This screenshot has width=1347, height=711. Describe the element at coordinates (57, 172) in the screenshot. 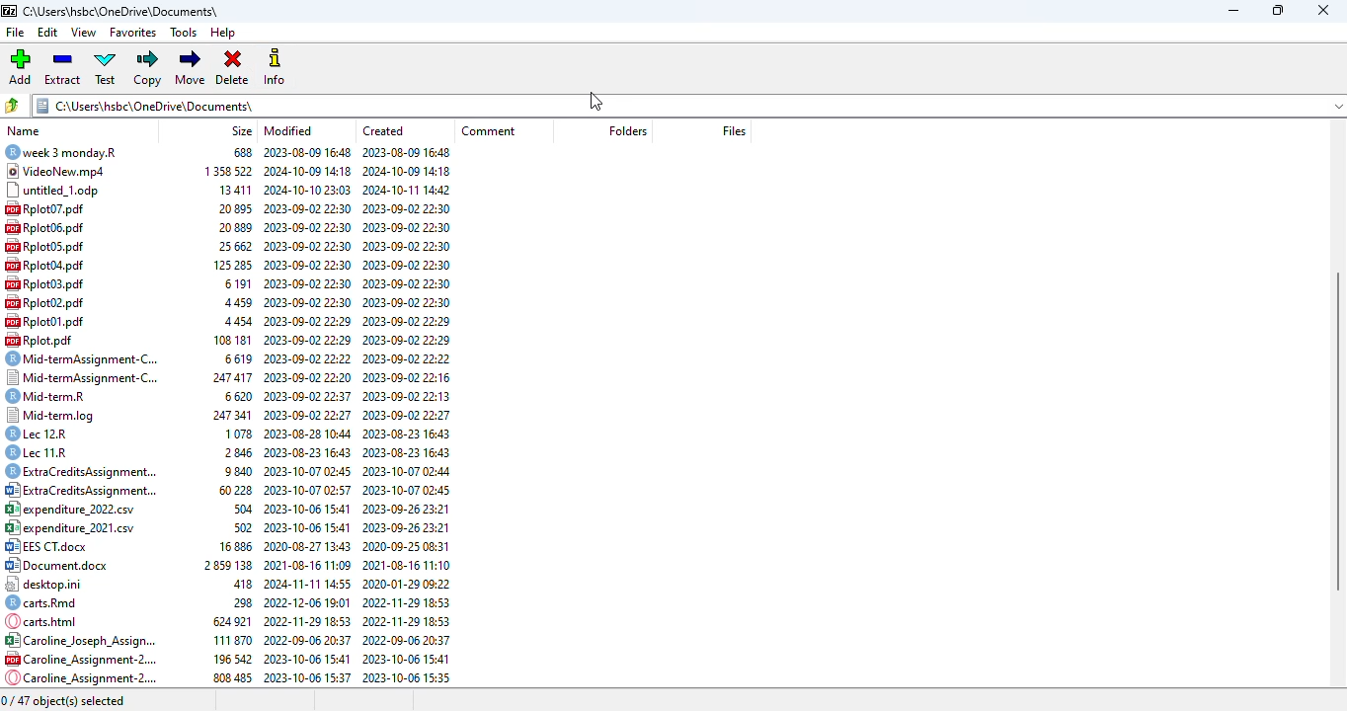

I see `videoNew.mpd` at that location.